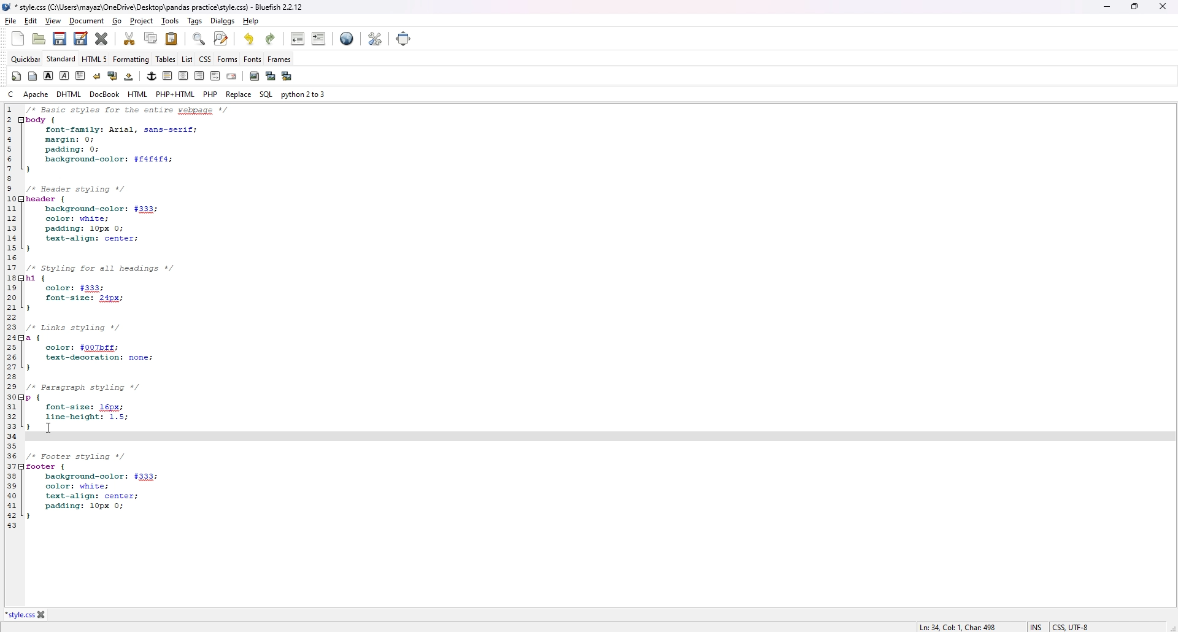 The width and height of the screenshot is (1178, 632). What do you see at coordinates (304, 94) in the screenshot?
I see `python 2 to 3` at bounding box center [304, 94].